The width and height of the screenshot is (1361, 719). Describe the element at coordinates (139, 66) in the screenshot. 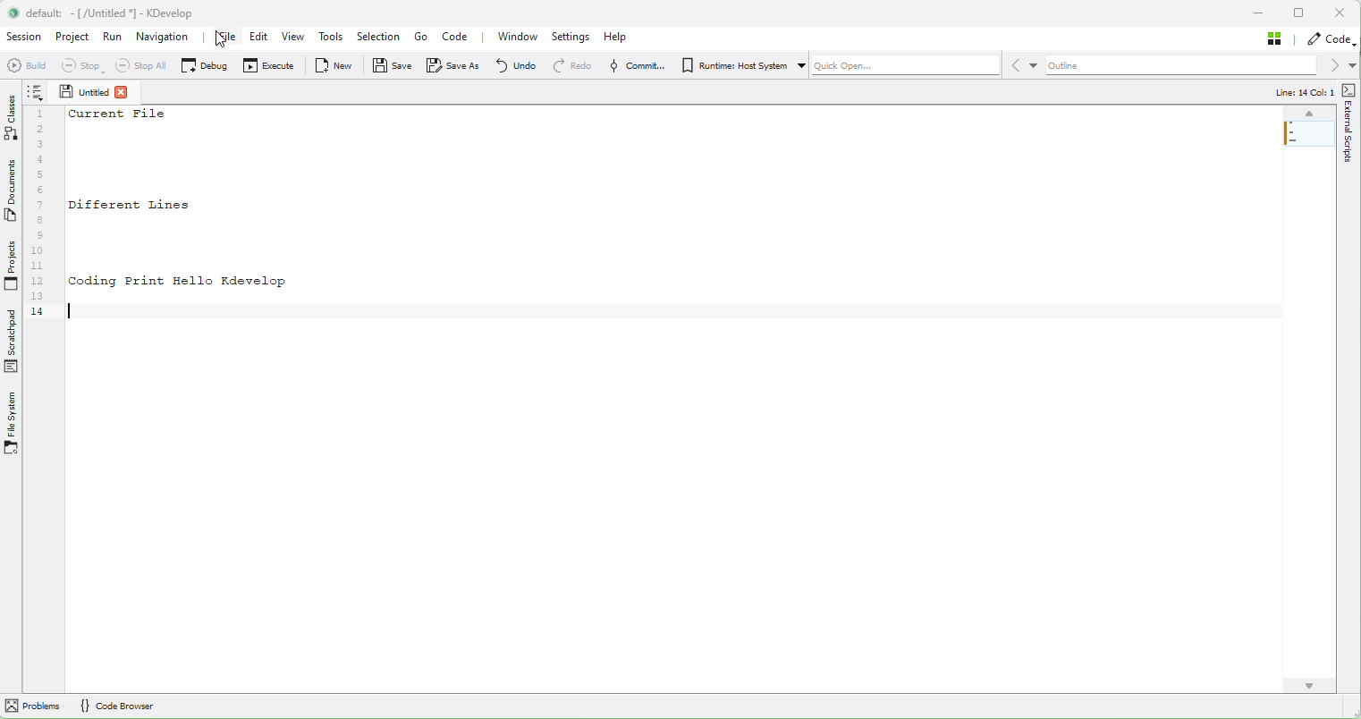

I see `StopAll` at that location.